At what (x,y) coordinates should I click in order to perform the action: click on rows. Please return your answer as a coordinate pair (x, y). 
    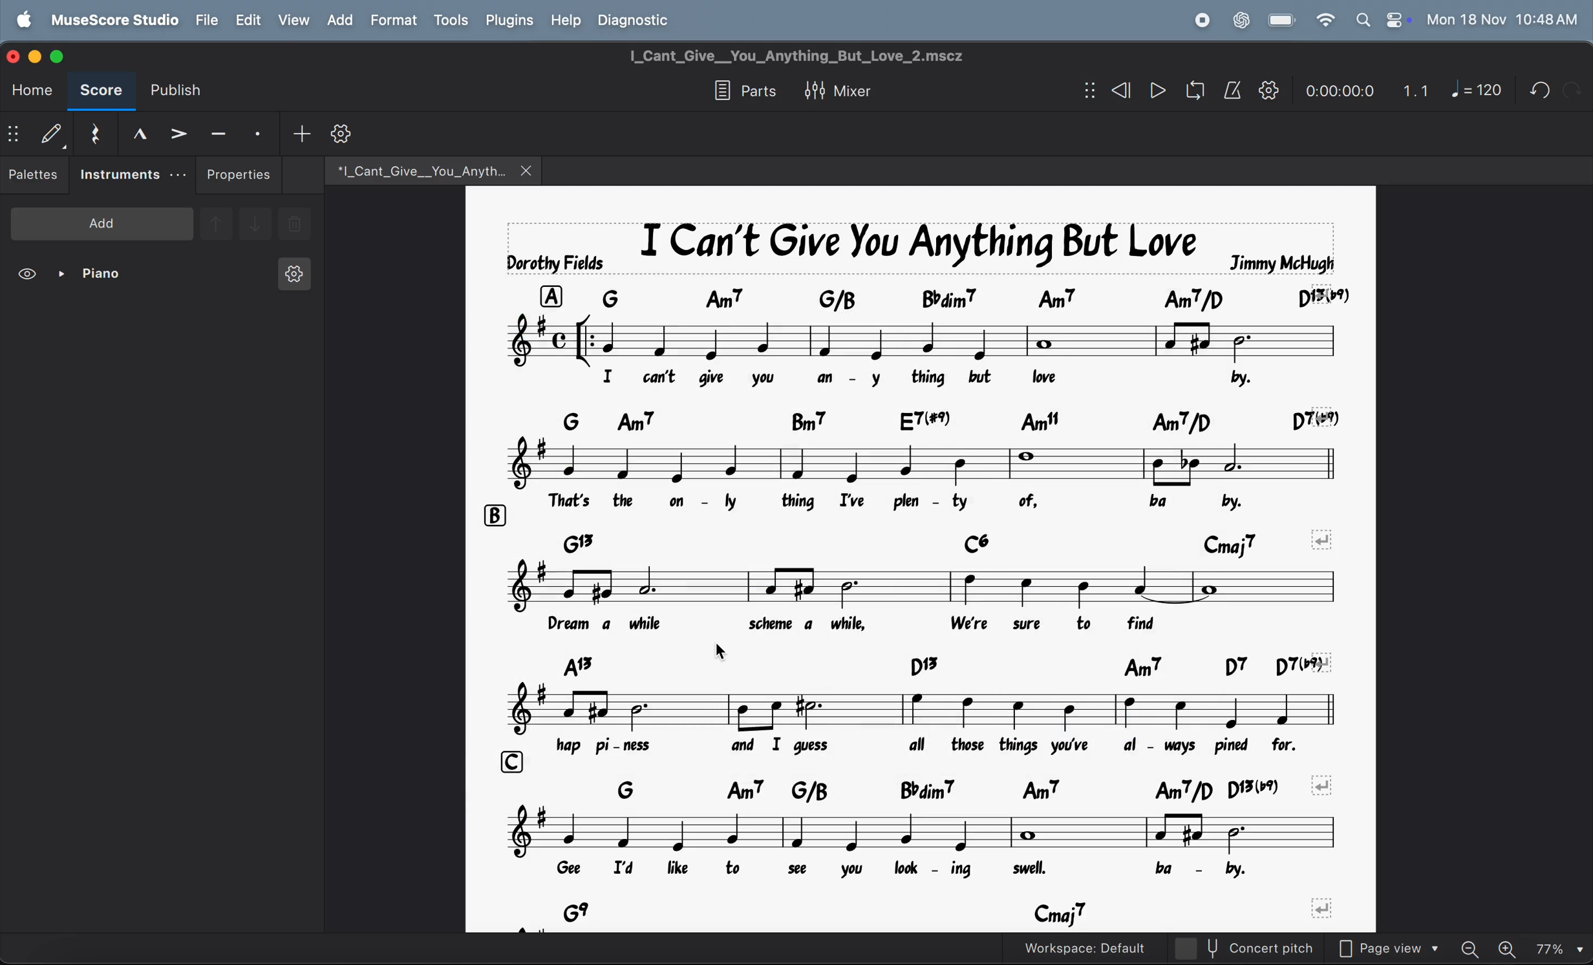
    Looking at the image, I should click on (514, 758).